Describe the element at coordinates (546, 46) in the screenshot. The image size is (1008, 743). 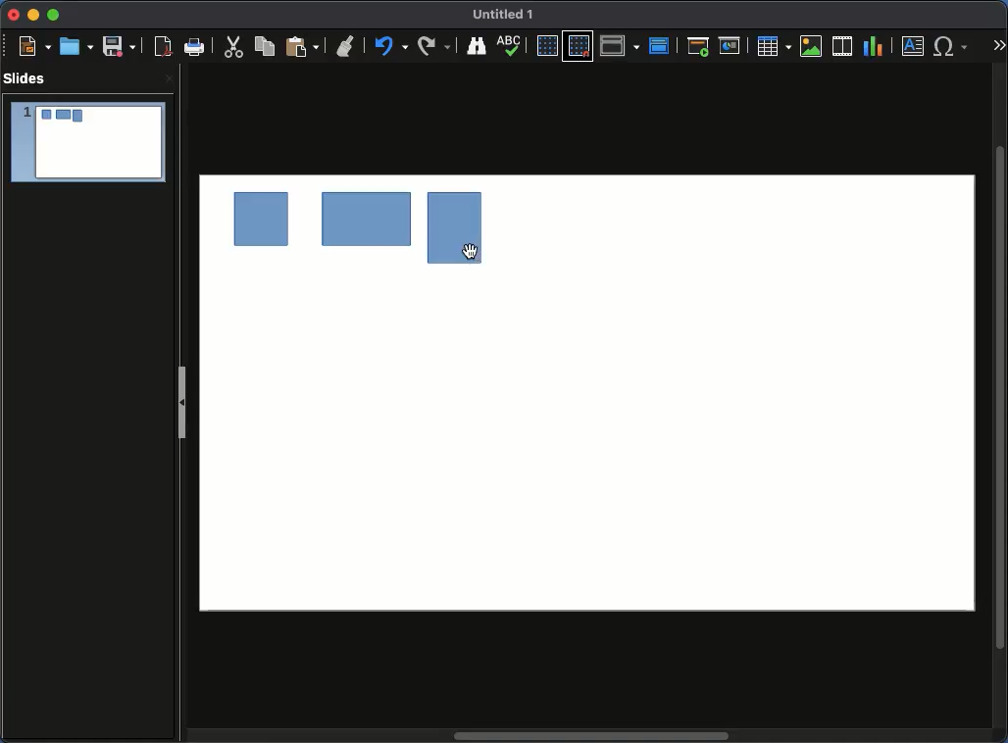
I see `Display grid` at that location.